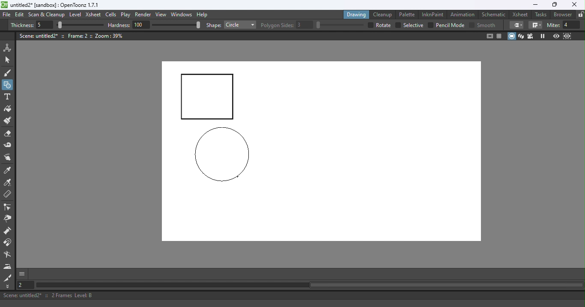 The width and height of the screenshot is (585, 307). I want to click on checkbox, so click(430, 25).